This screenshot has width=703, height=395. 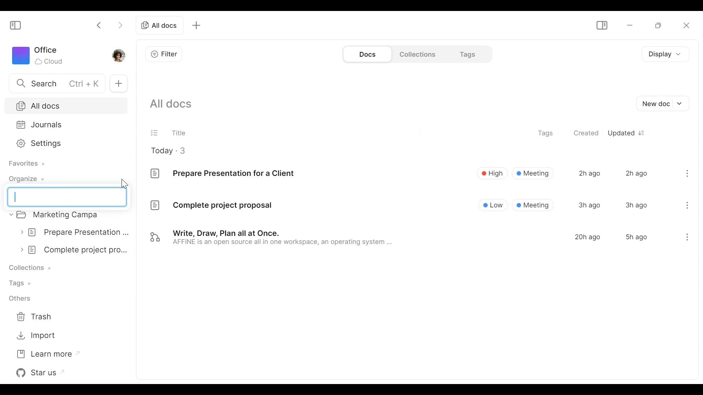 What do you see at coordinates (155, 132) in the screenshot?
I see `(un)select` at bounding box center [155, 132].